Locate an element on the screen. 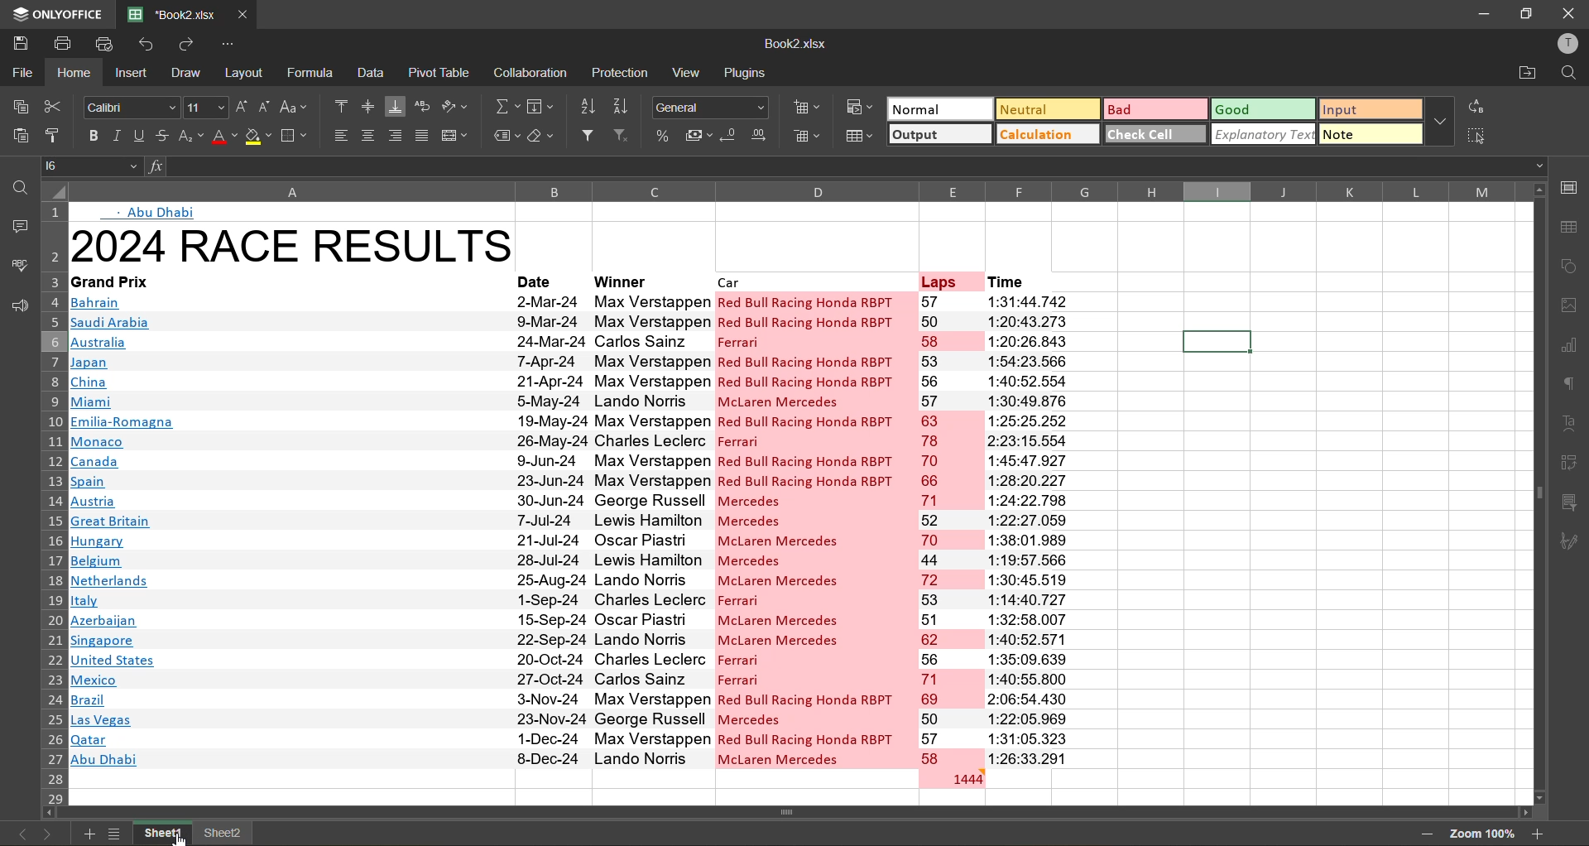  format as table is located at coordinates (857, 136).